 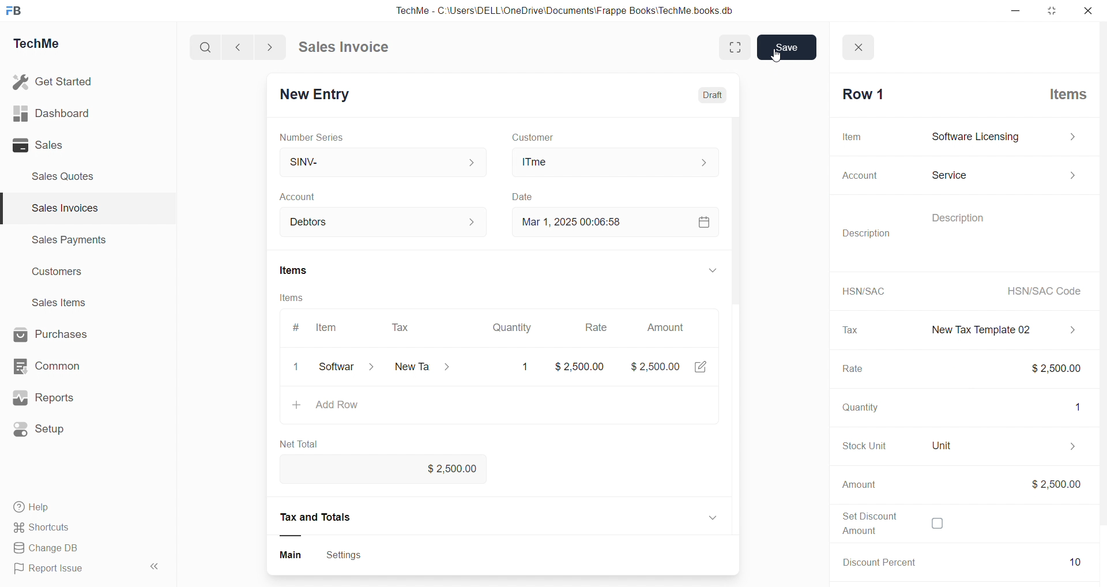 What do you see at coordinates (323, 220) in the screenshot?
I see `Account` at bounding box center [323, 220].